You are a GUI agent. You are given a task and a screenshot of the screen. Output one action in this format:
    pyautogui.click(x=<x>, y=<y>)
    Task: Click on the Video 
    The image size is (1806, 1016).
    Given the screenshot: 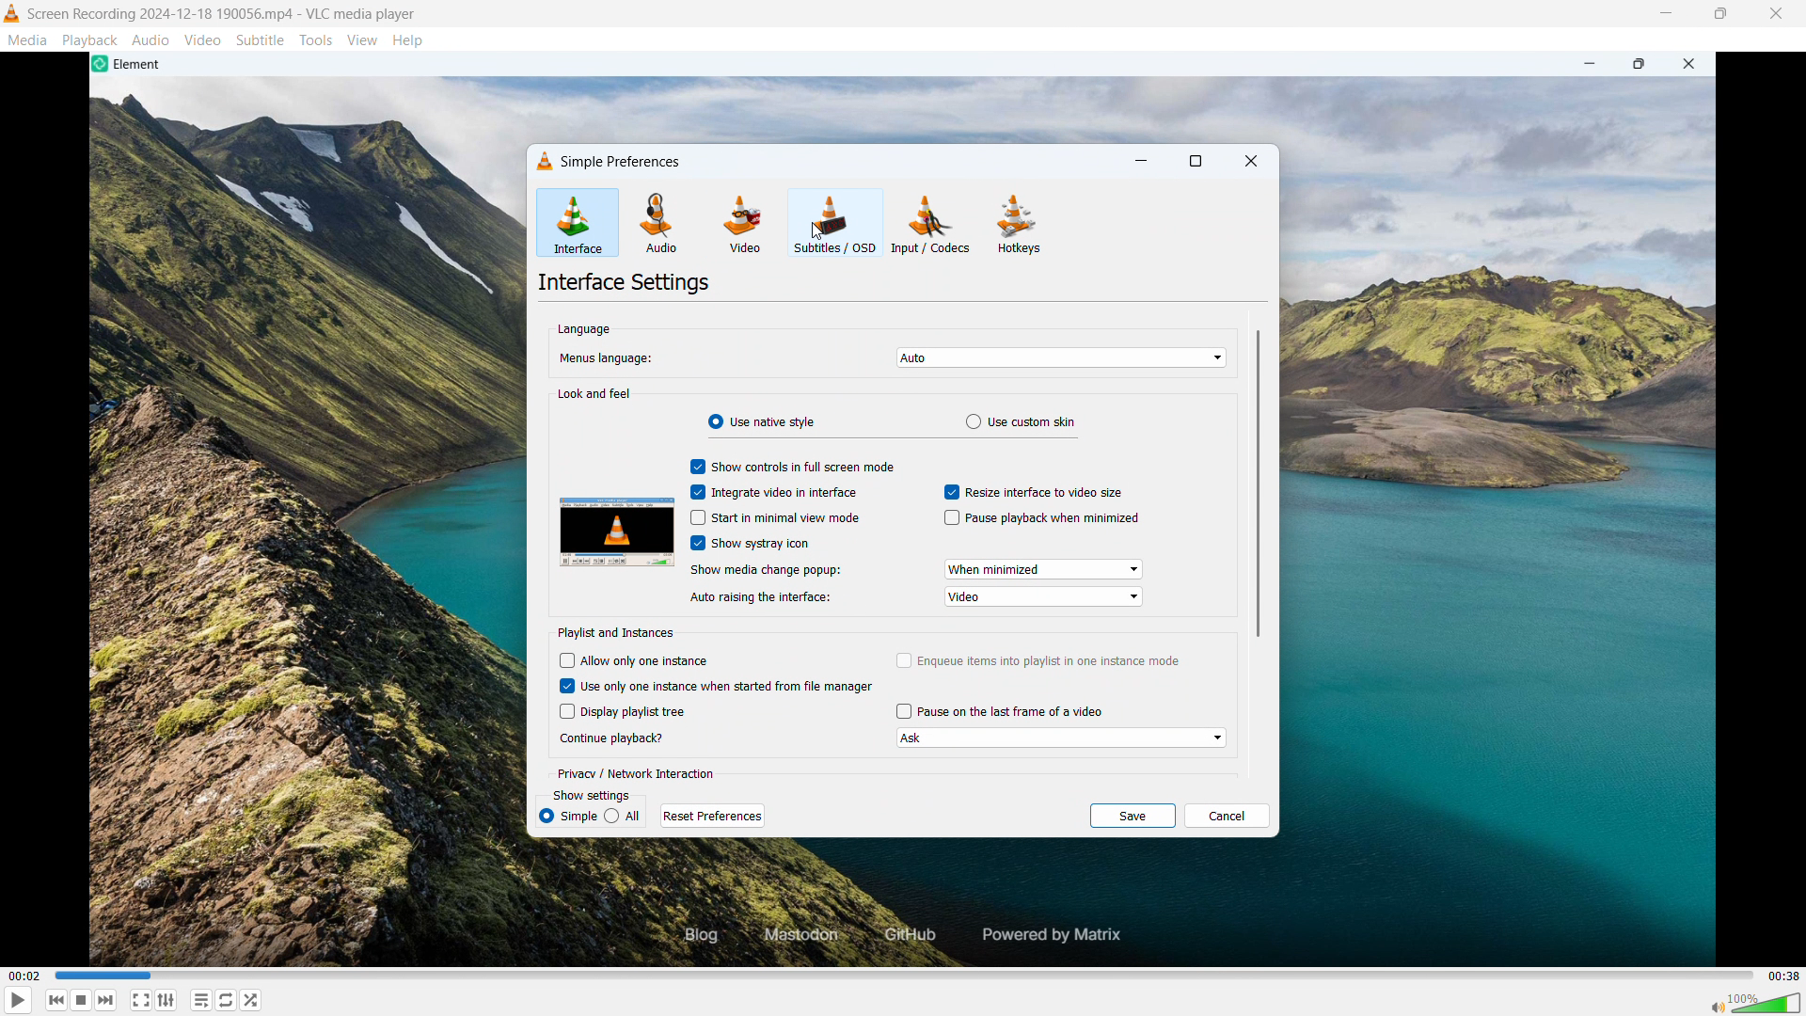 What is the action you would take?
    pyautogui.click(x=743, y=224)
    